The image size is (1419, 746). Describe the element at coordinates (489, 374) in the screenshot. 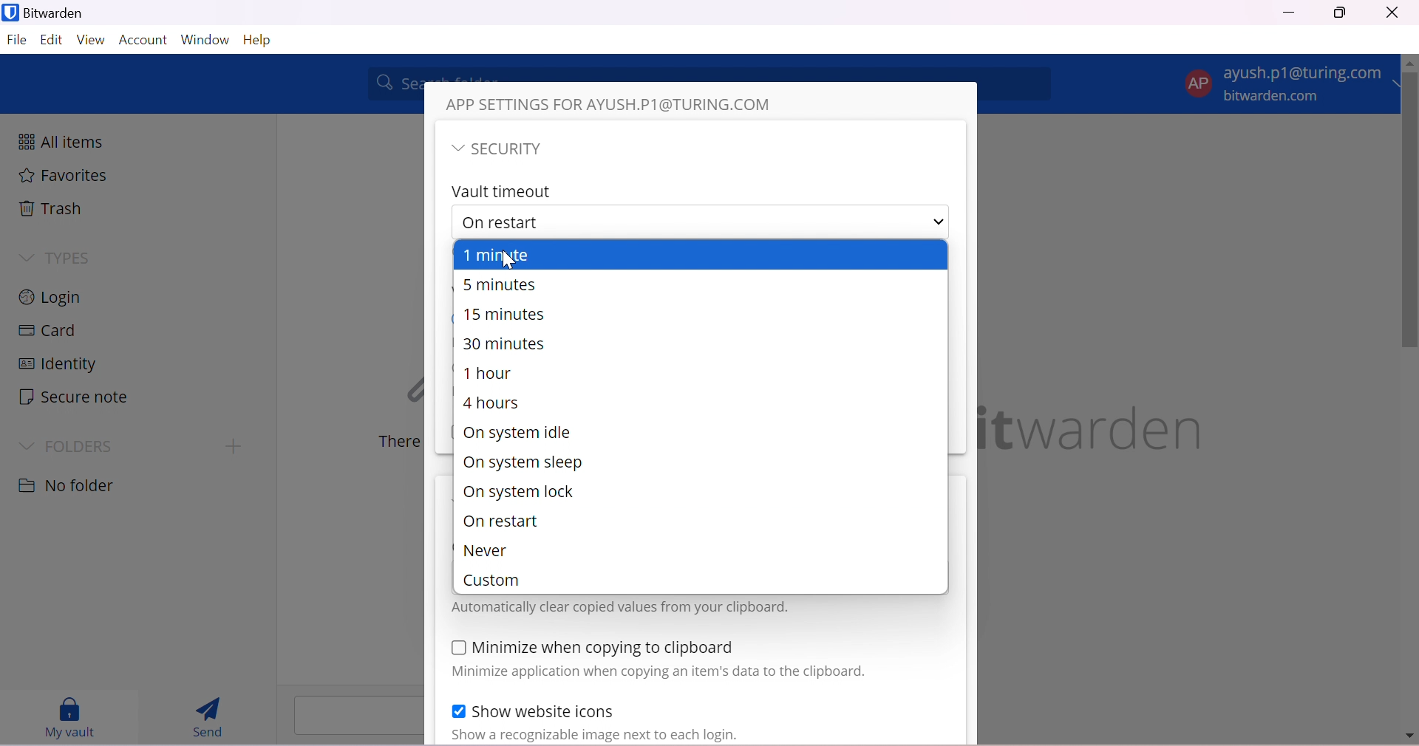

I see `1 hour` at that location.